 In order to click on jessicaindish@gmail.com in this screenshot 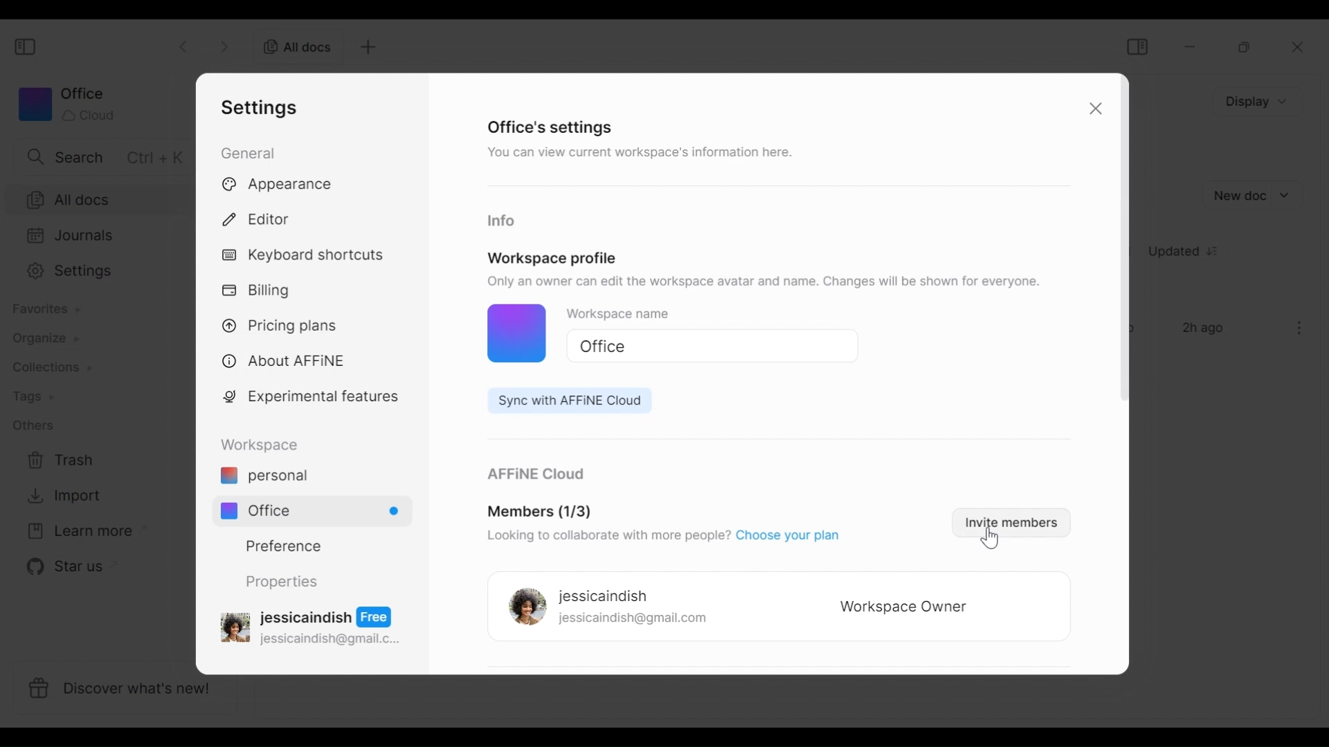, I will do `click(633, 620)`.